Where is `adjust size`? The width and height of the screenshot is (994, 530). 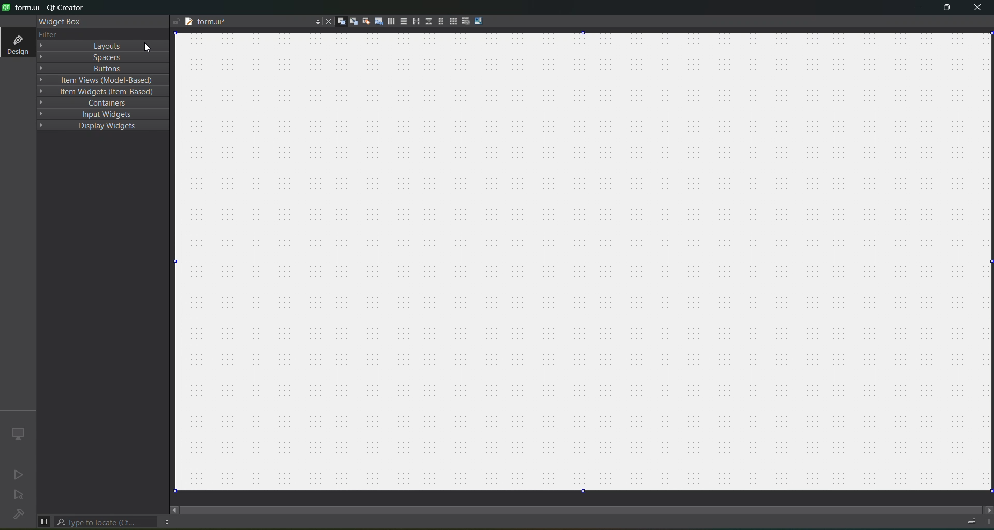
adjust size is located at coordinates (480, 21).